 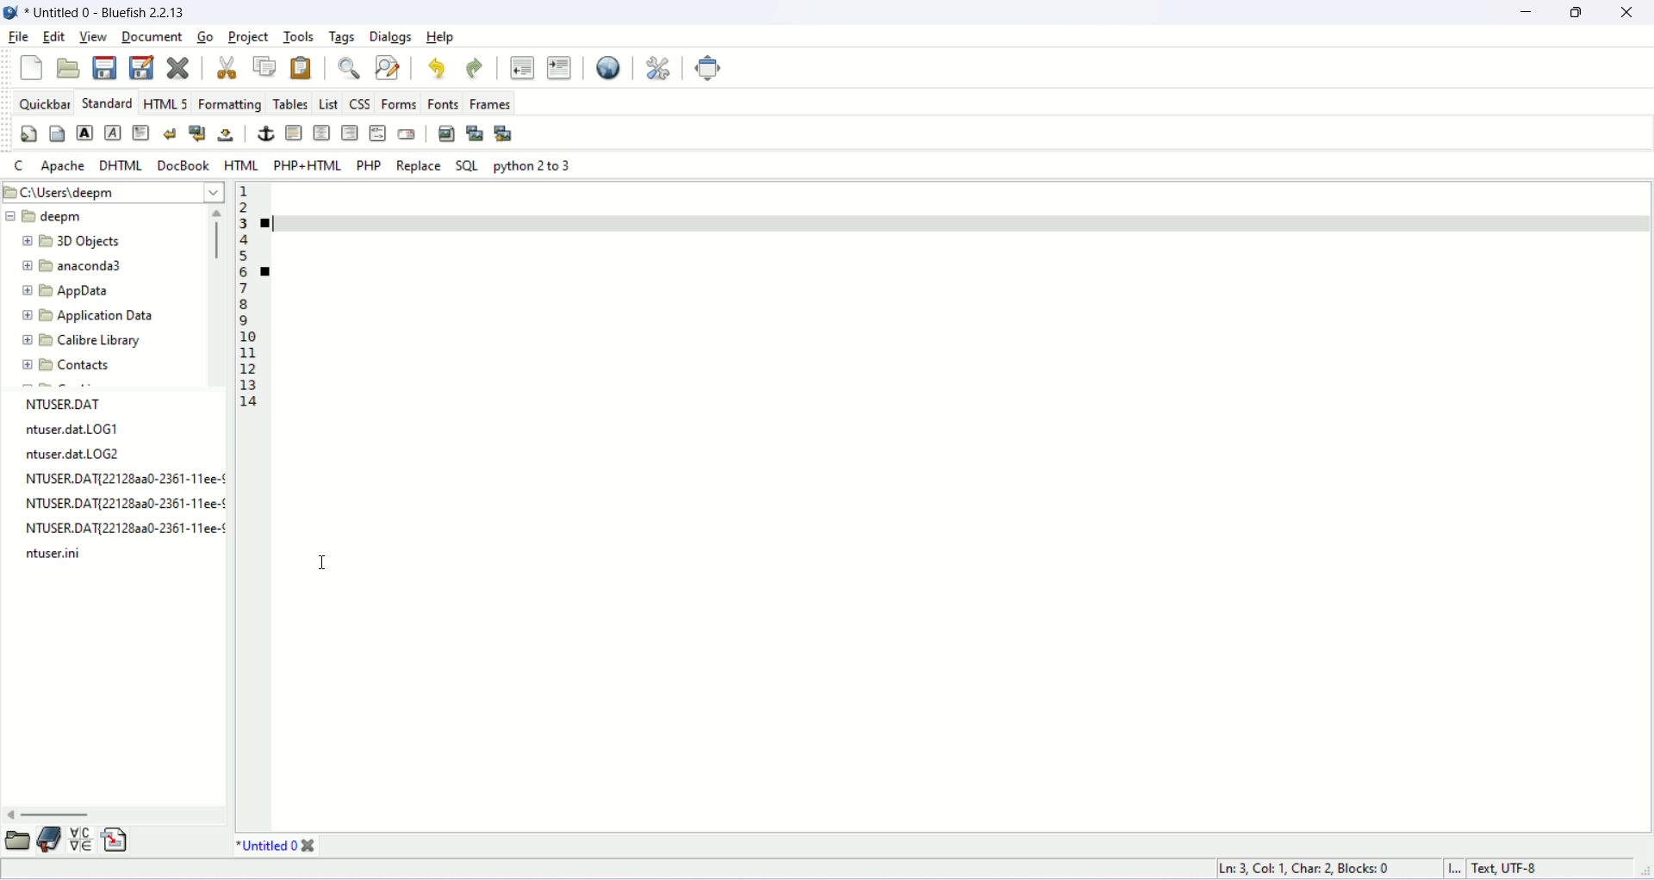 I want to click on scroll bar, so click(x=218, y=295).